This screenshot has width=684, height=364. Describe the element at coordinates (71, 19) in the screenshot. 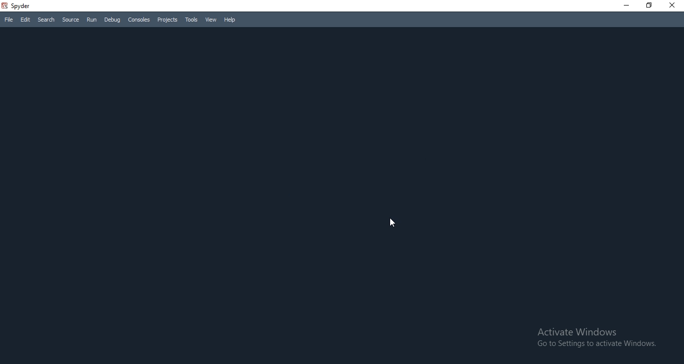

I see `Source` at that location.